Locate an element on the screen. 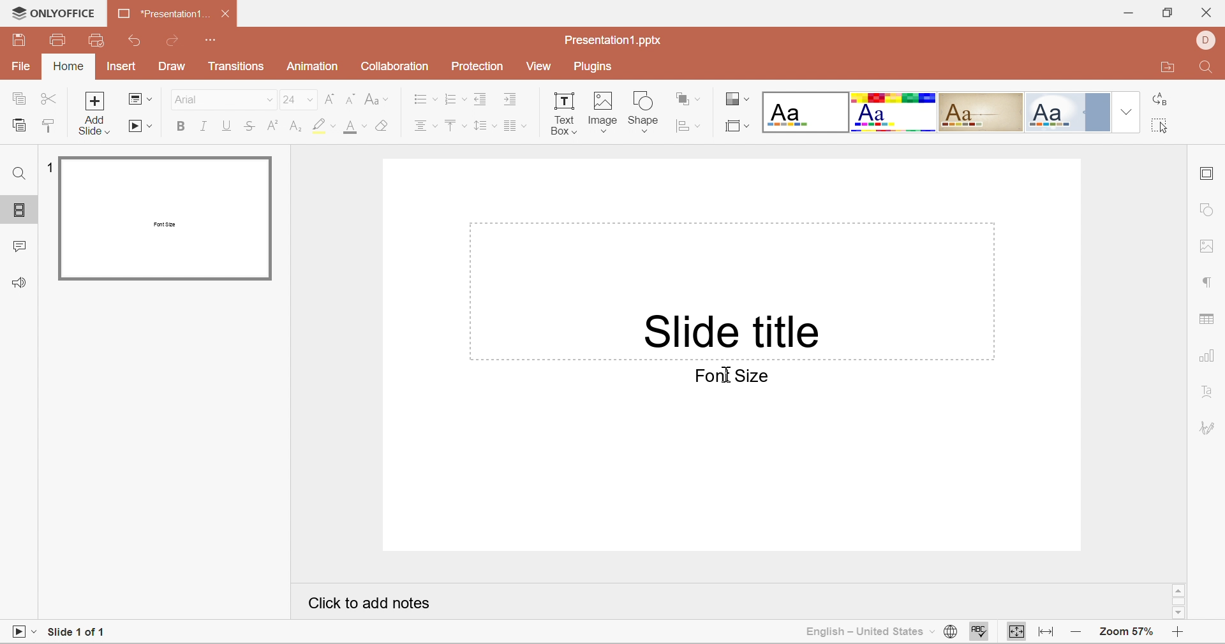 Image resolution: width=1225 pixels, height=644 pixels. Customize quick access toolbar is located at coordinates (212, 41).